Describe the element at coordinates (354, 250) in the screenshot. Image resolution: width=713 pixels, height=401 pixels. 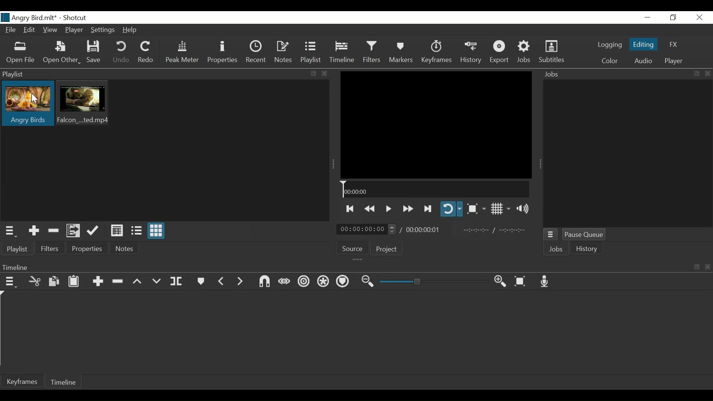
I see `Source` at that location.